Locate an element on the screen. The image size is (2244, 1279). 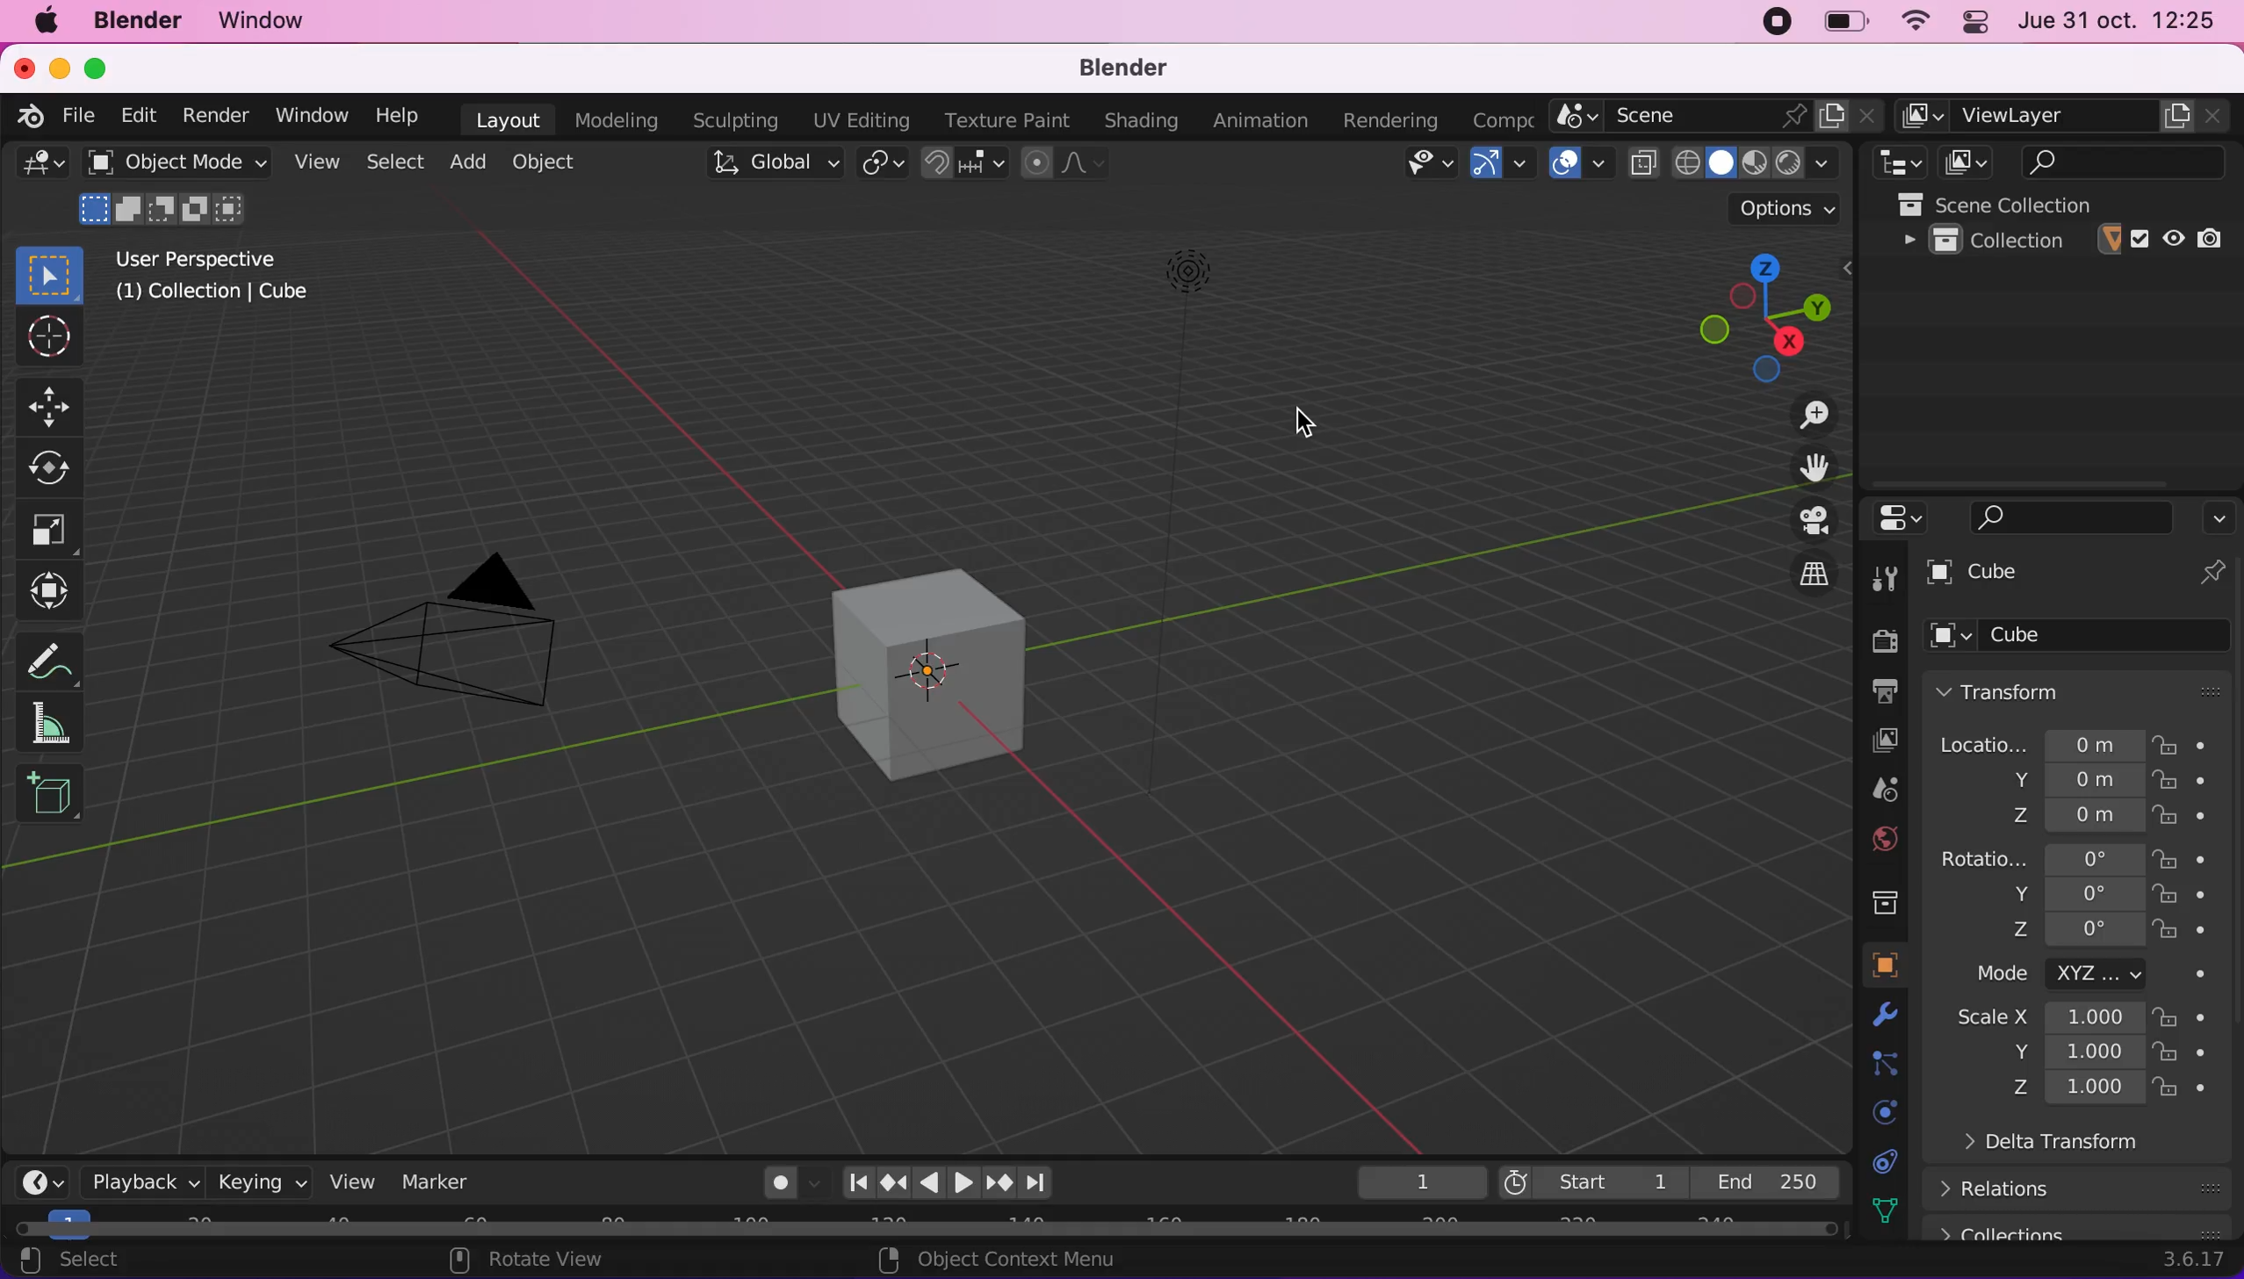
mode xyz... is located at coordinates (2082, 974).